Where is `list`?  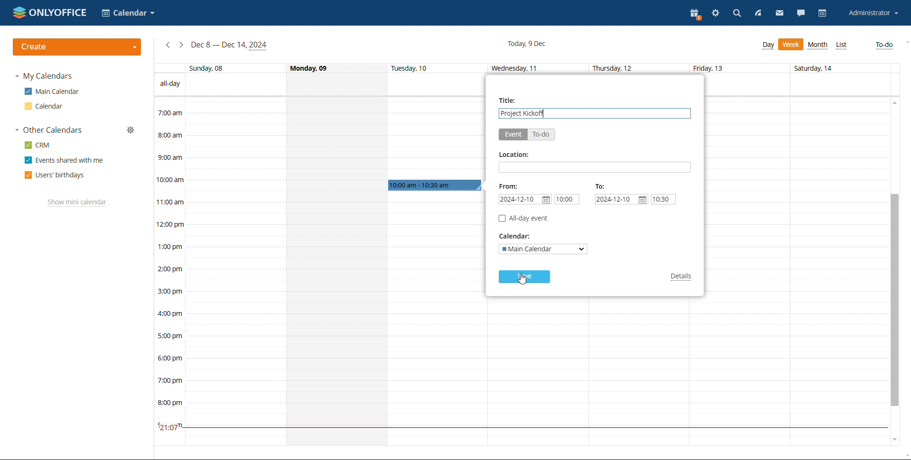
list is located at coordinates (842, 45).